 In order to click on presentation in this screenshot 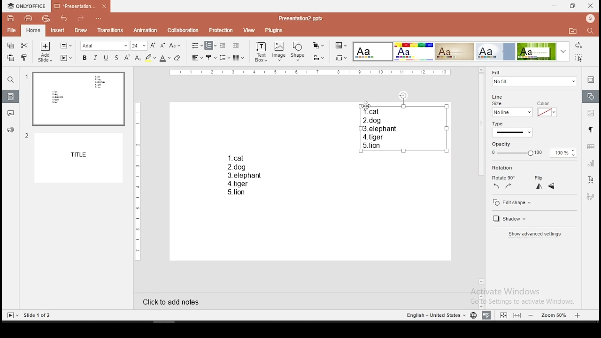, I will do `click(81, 7)`.